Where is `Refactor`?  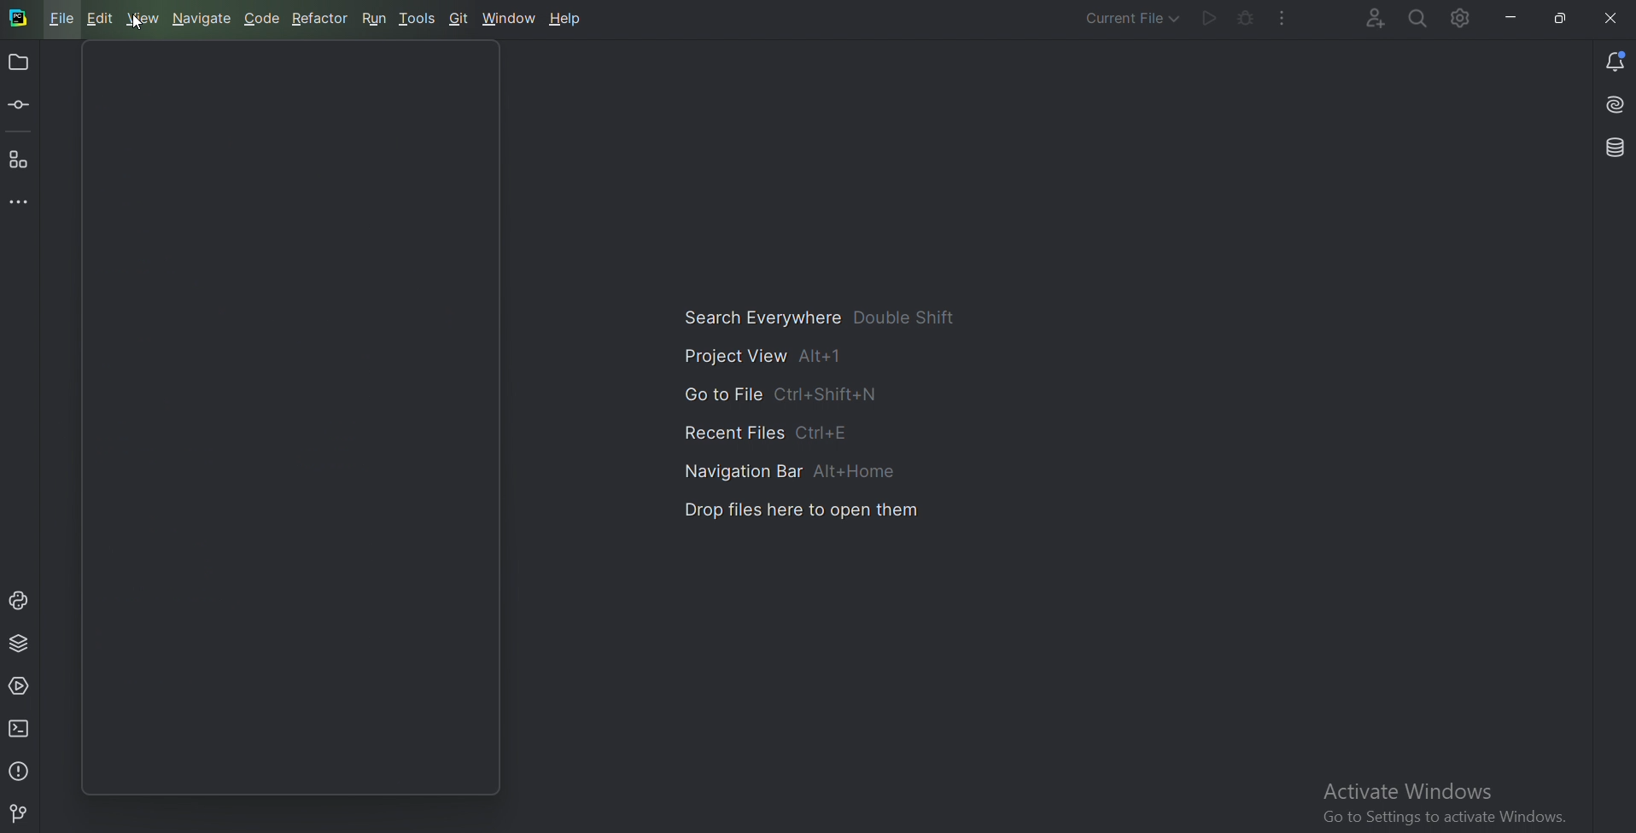 Refactor is located at coordinates (318, 17).